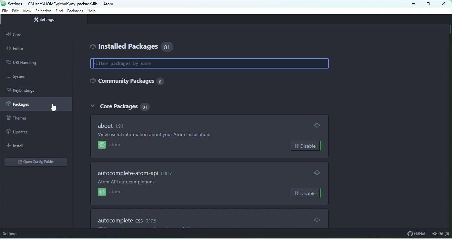  Describe the element at coordinates (113, 106) in the screenshot. I see `core packages` at that location.